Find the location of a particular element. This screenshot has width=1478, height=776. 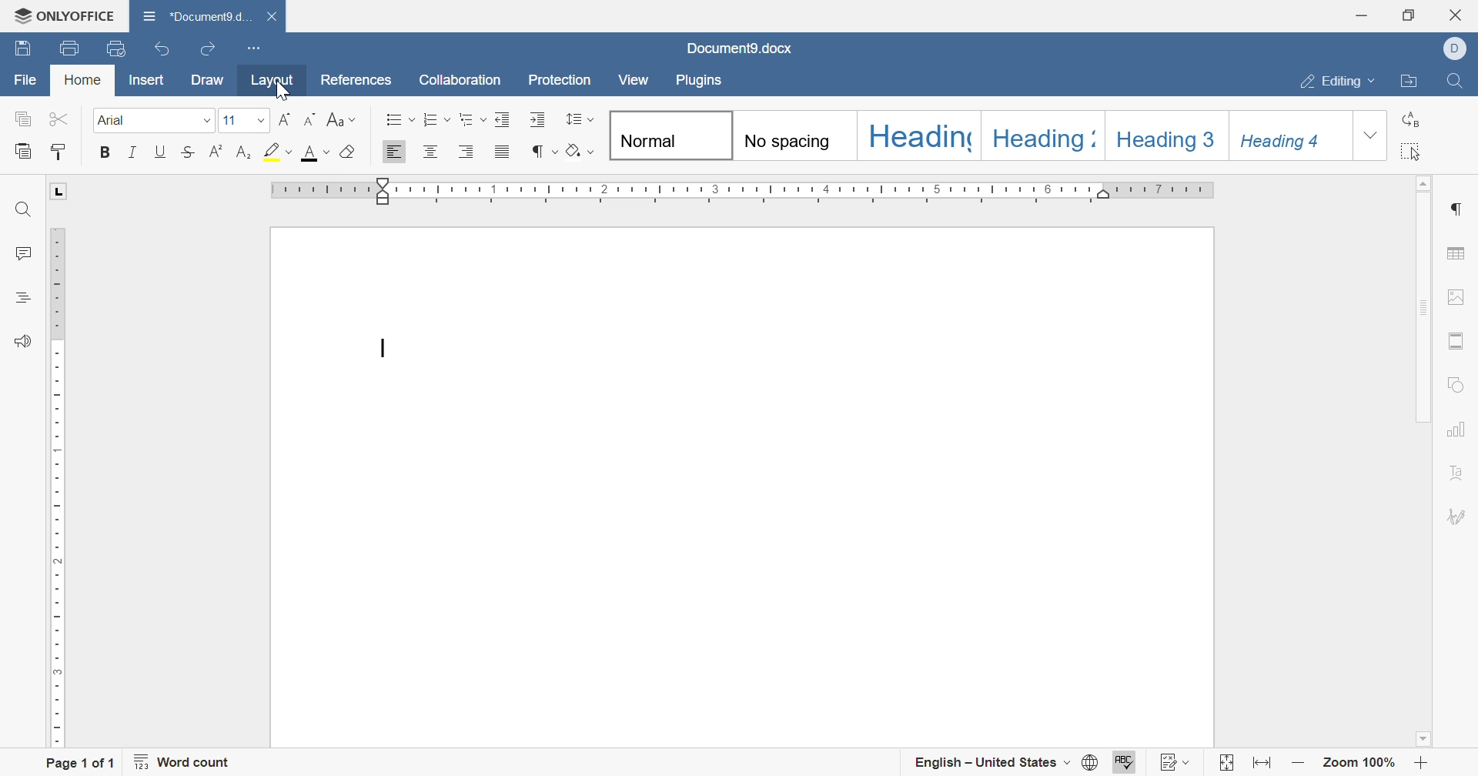

highlight color is located at coordinates (276, 151).